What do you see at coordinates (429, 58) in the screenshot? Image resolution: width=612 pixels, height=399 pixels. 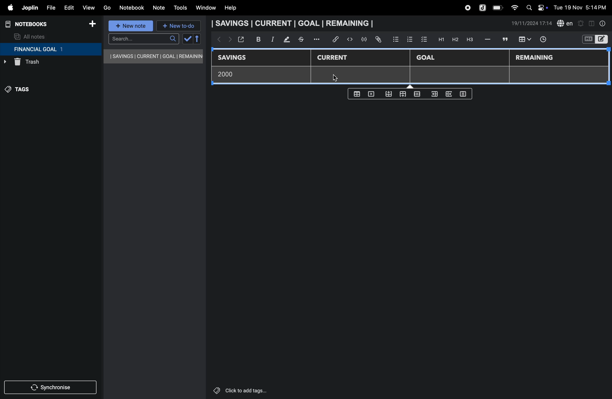 I see `Goal` at bounding box center [429, 58].